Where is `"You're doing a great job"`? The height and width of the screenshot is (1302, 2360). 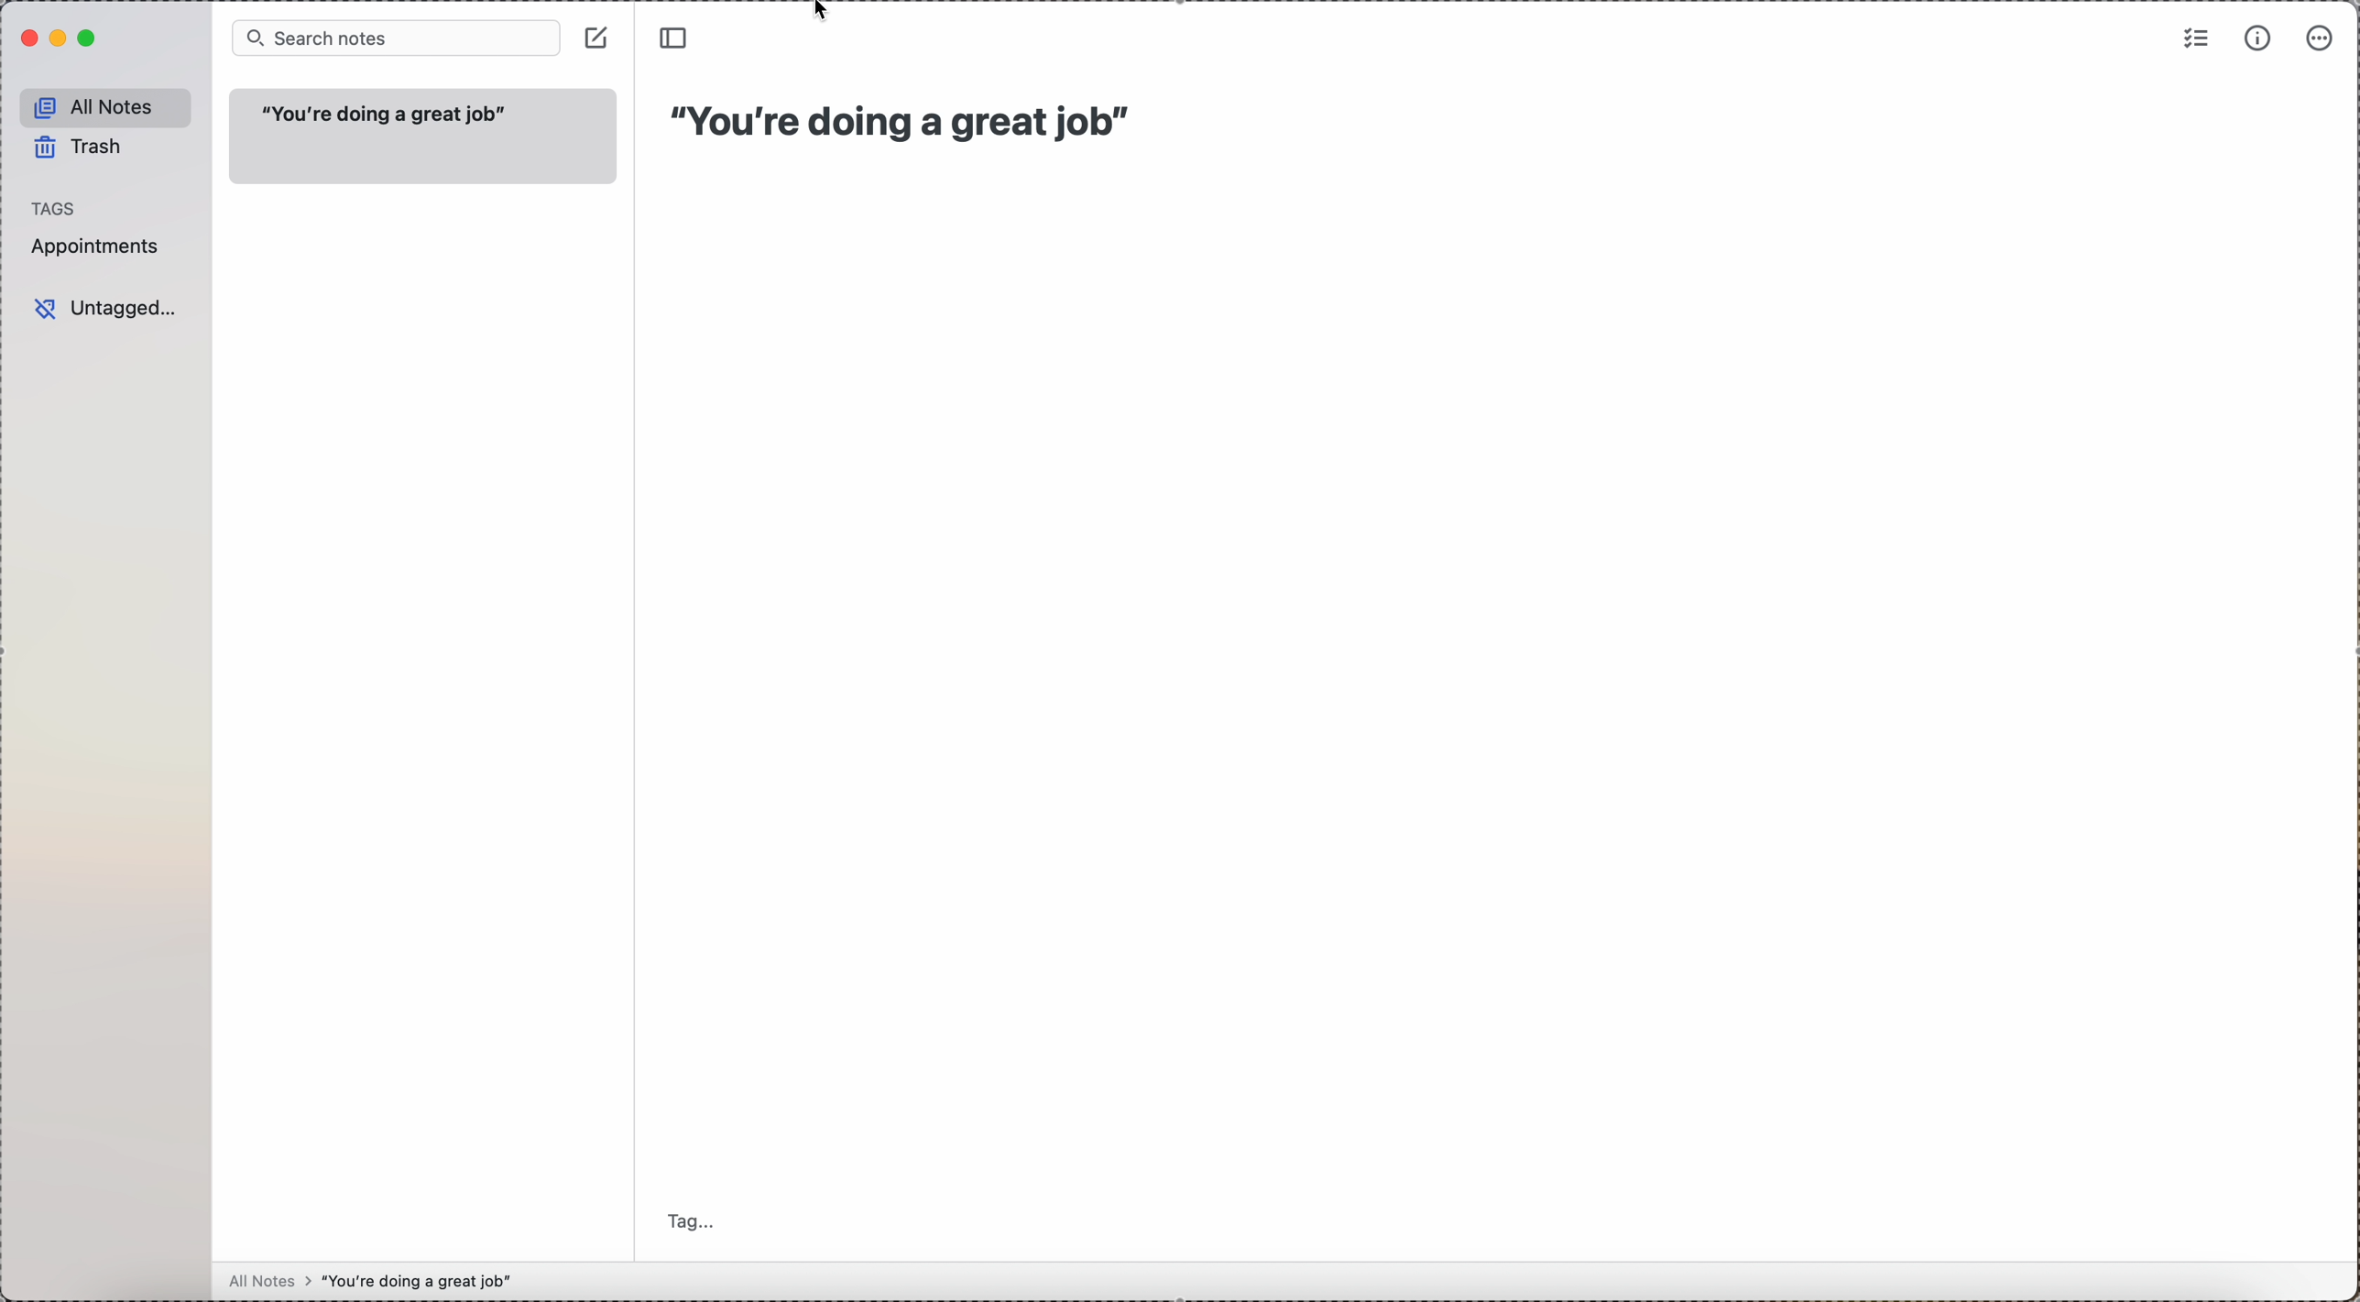 "You're doing a great job" is located at coordinates (423, 138).